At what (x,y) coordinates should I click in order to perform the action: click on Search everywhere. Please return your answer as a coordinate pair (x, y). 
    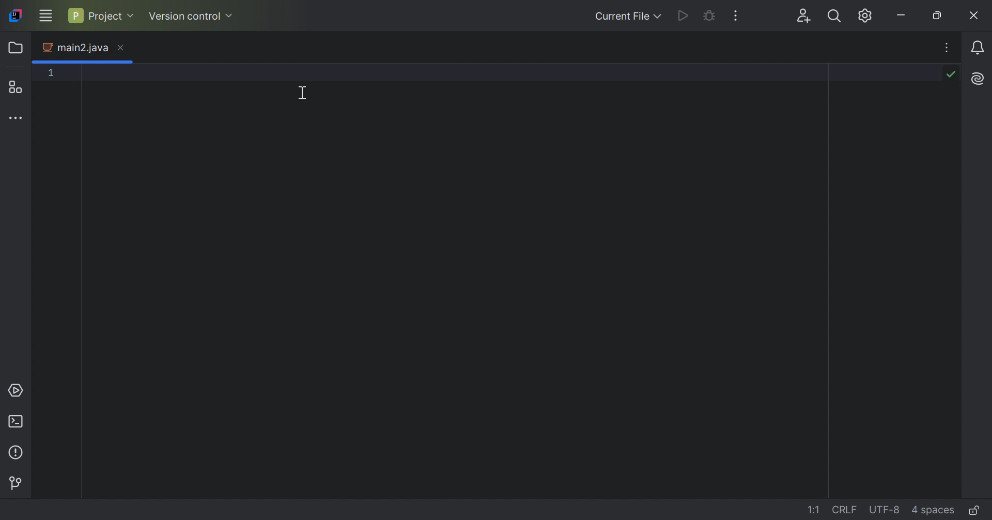
    Looking at the image, I should click on (836, 18).